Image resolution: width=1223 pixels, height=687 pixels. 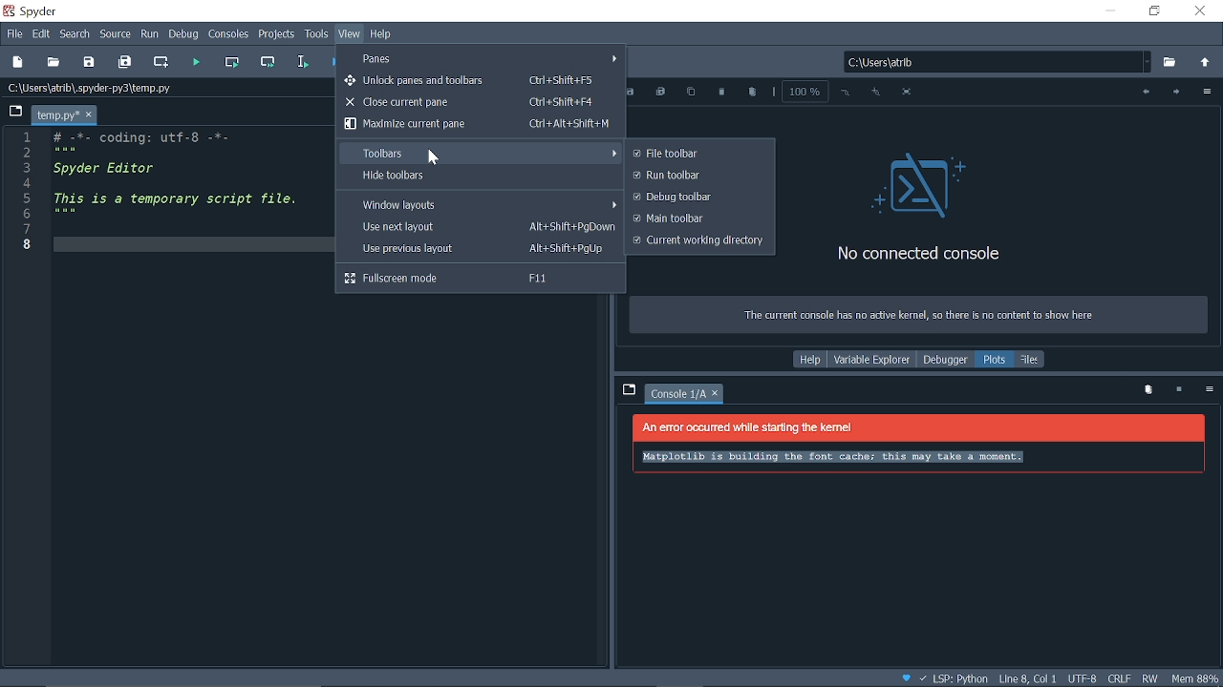 What do you see at coordinates (31, 190) in the screenshot?
I see `Code line no.s` at bounding box center [31, 190].